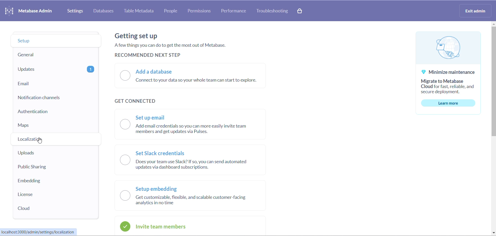  What do you see at coordinates (57, 113) in the screenshot?
I see `AUTHENTICATION` at bounding box center [57, 113].